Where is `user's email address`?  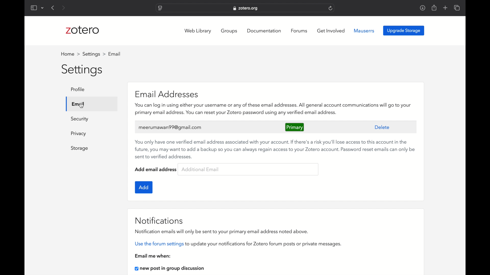 user's email address is located at coordinates (171, 128).